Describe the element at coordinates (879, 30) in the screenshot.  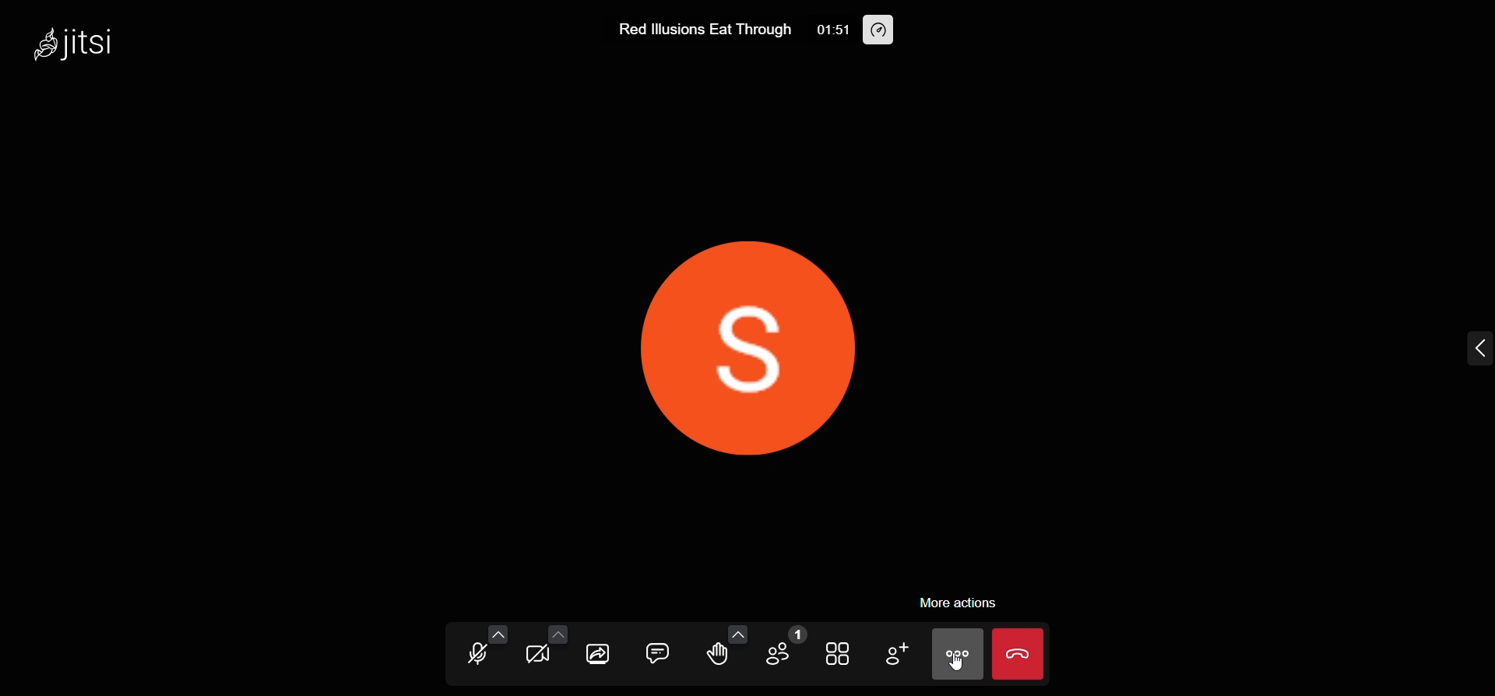
I see `performance setting` at that location.